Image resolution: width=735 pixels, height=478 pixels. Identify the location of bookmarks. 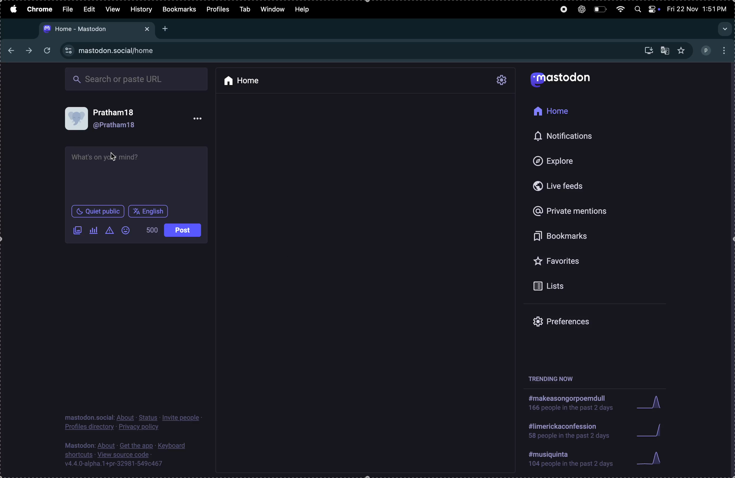
(180, 9).